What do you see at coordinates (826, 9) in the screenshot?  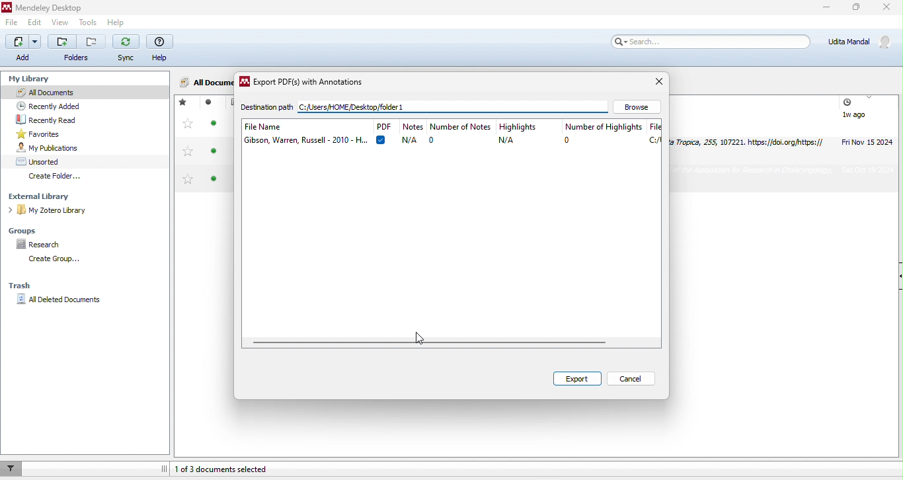 I see `minimize` at bounding box center [826, 9].